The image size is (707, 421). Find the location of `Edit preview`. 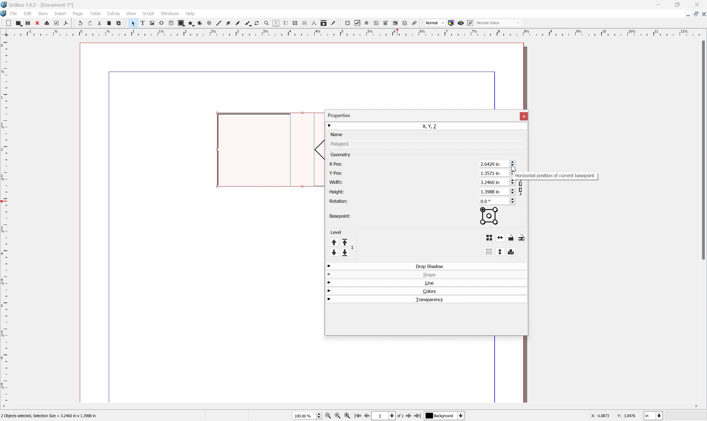

Edit preview is located at coordinates (470, 23).